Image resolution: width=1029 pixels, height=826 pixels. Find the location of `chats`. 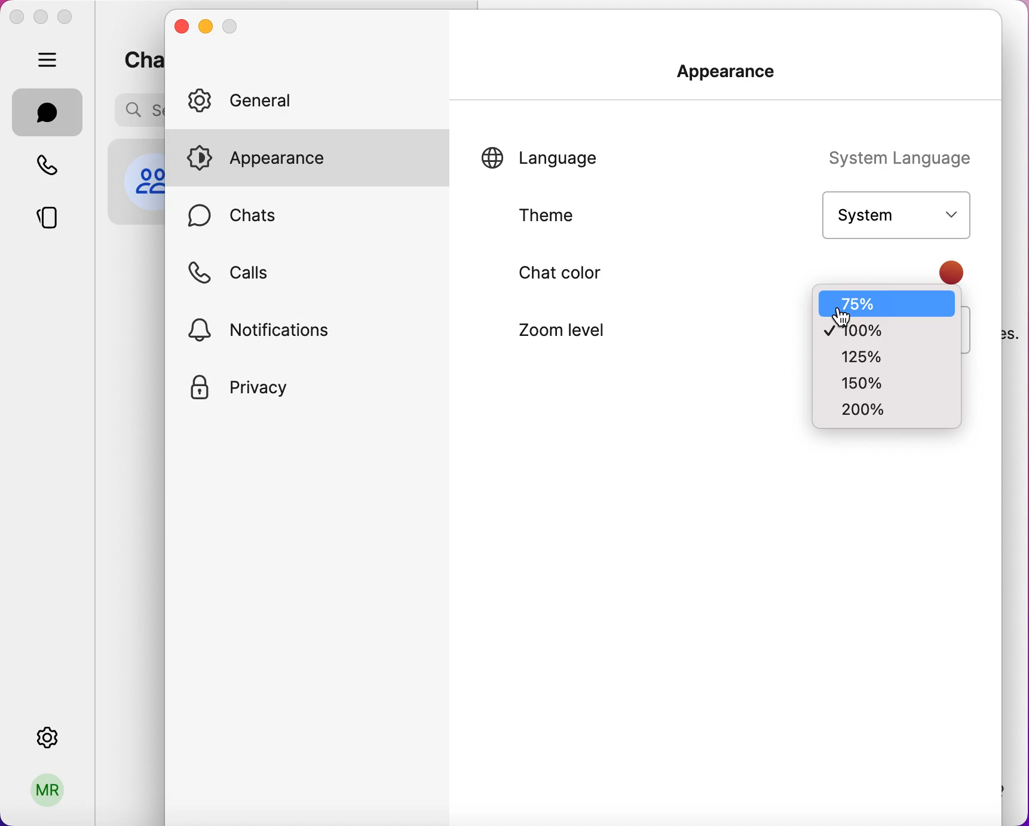

chats is located at coordinates (245, 216).